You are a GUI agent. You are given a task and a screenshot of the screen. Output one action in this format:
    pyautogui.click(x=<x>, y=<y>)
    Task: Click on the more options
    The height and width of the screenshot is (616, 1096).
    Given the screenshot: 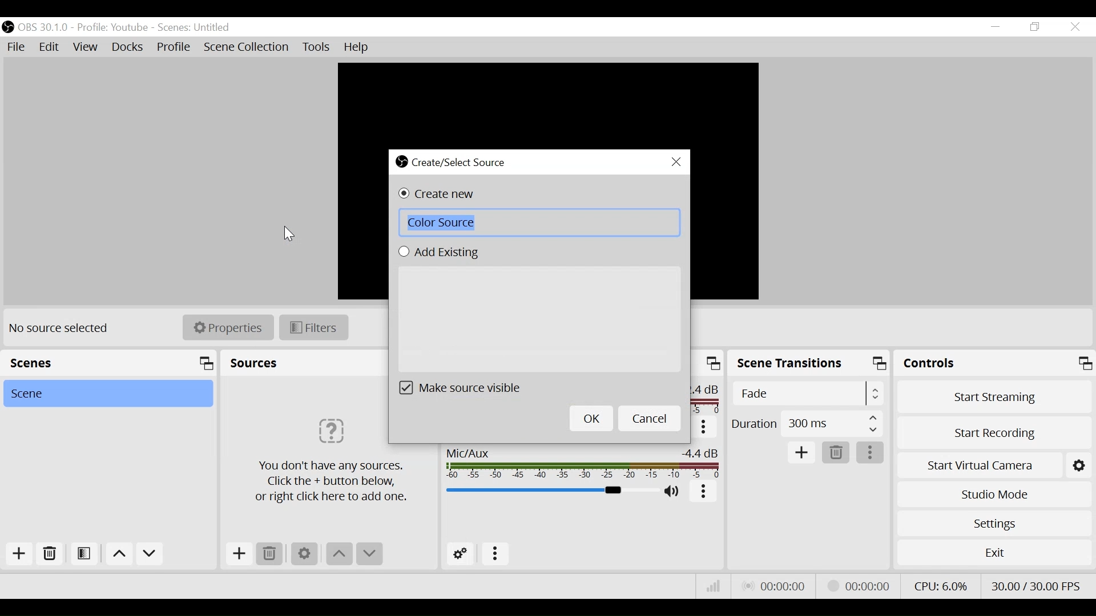 What is the action you would take?
    pyautogui.click(x=704, y=493)
    